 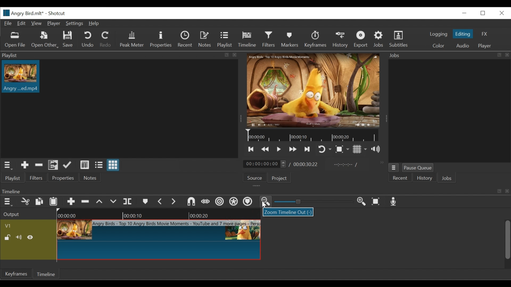 I want to click on Remove cut, so click(x=39, y=165).